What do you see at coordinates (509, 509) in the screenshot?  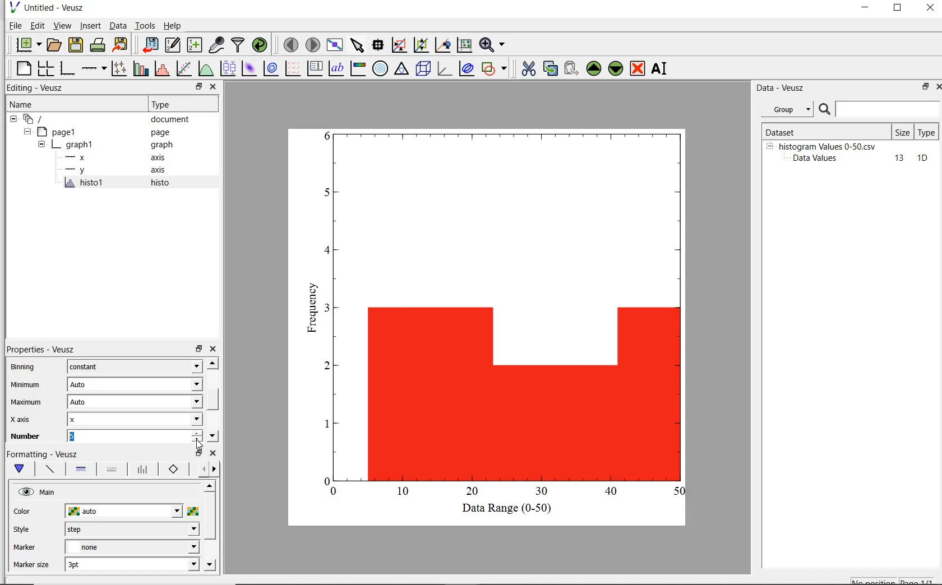 I see `Data Range (0-50)` at bounding box center [509, 509].